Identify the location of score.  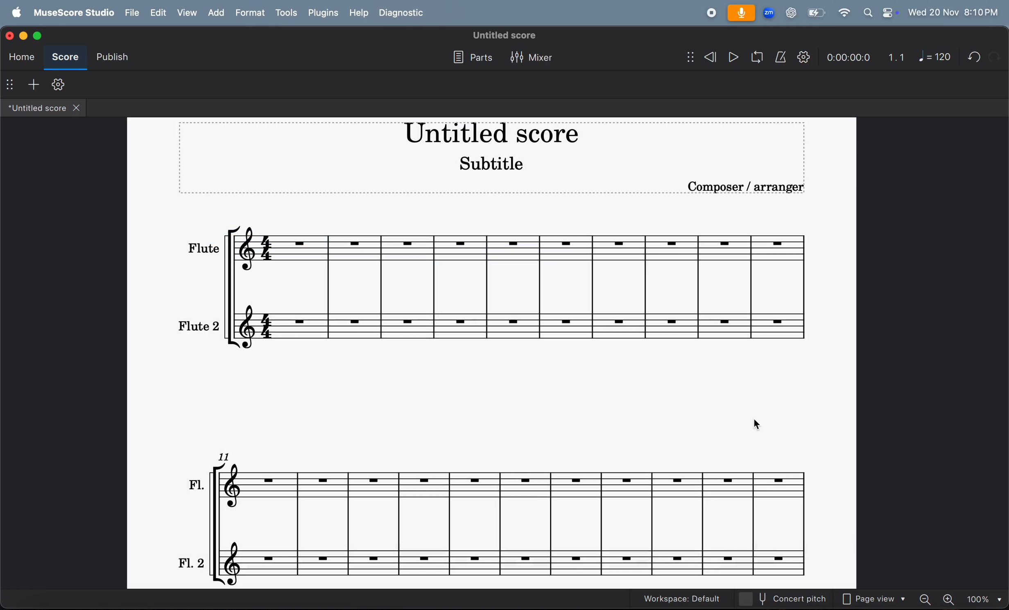
(67, 56).